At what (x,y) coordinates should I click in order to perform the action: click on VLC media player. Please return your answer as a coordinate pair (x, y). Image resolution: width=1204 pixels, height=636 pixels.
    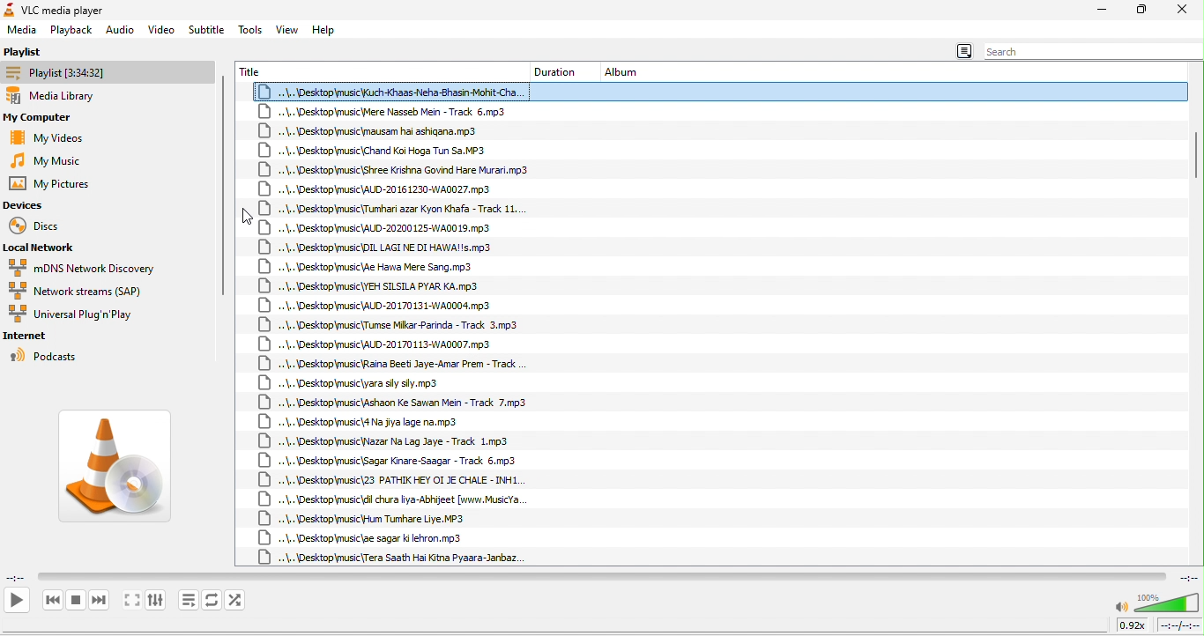
    Looking at the image, I should click on (74, 9).